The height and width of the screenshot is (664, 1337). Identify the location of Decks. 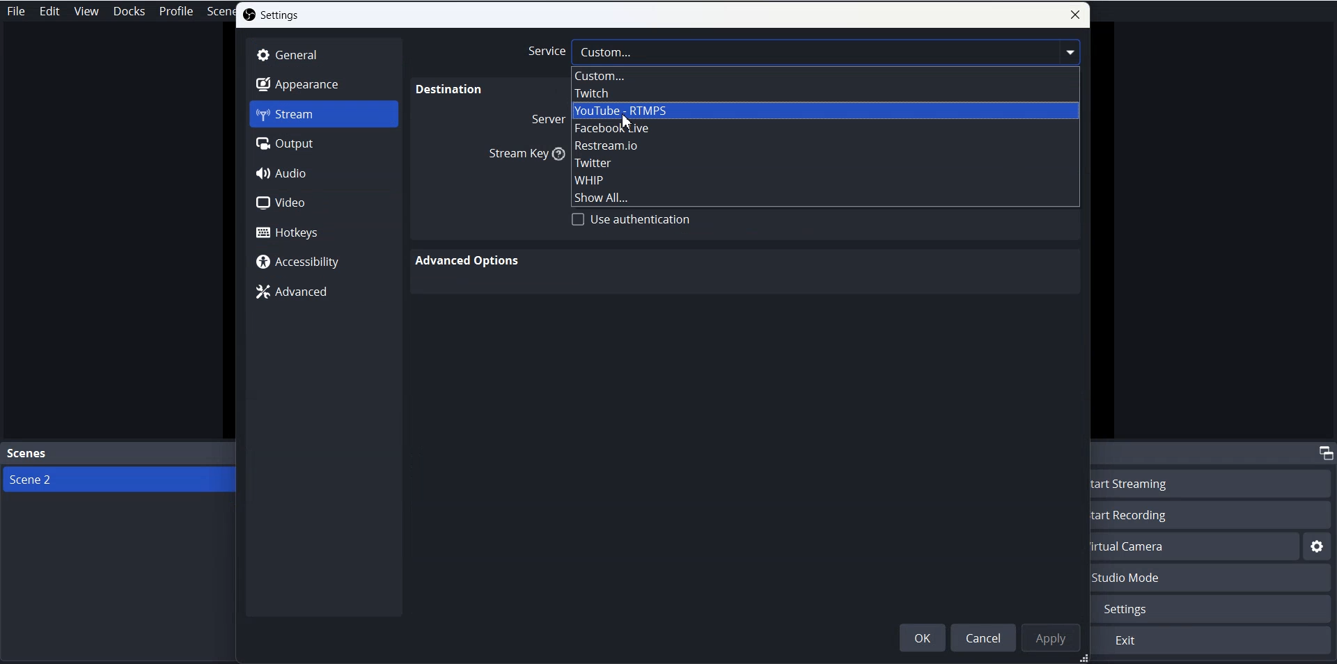
(130, 11).